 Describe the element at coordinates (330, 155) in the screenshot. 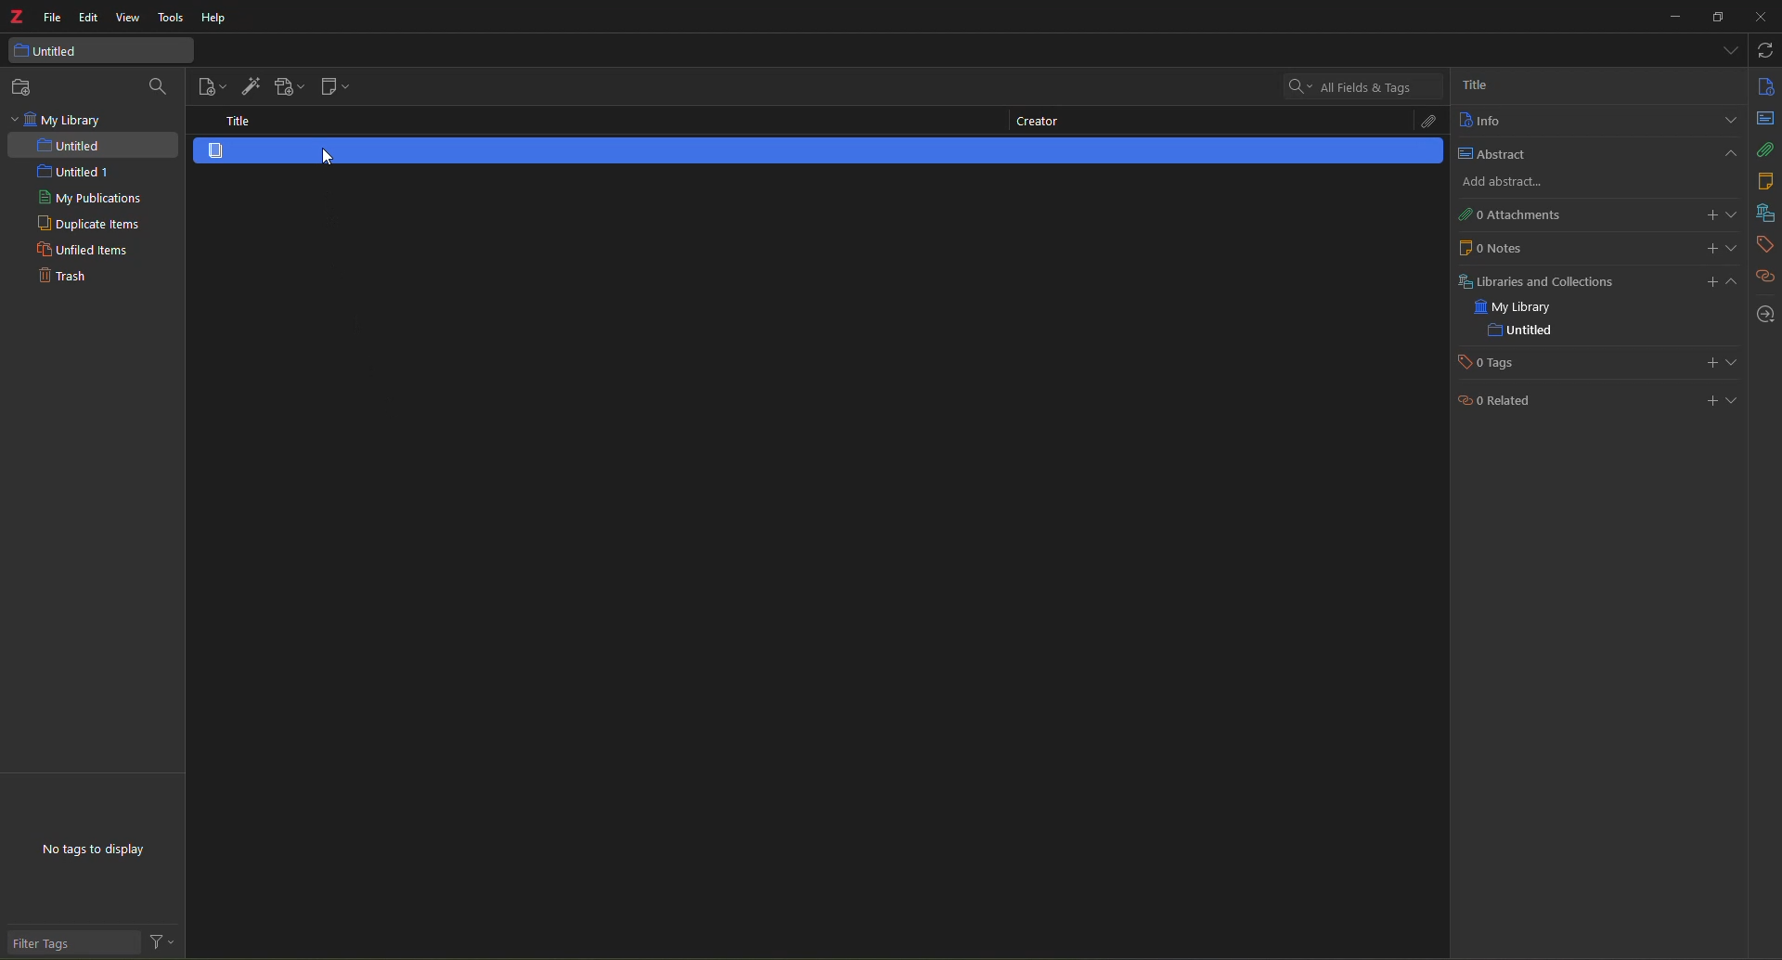

I see `cursor` at that location.